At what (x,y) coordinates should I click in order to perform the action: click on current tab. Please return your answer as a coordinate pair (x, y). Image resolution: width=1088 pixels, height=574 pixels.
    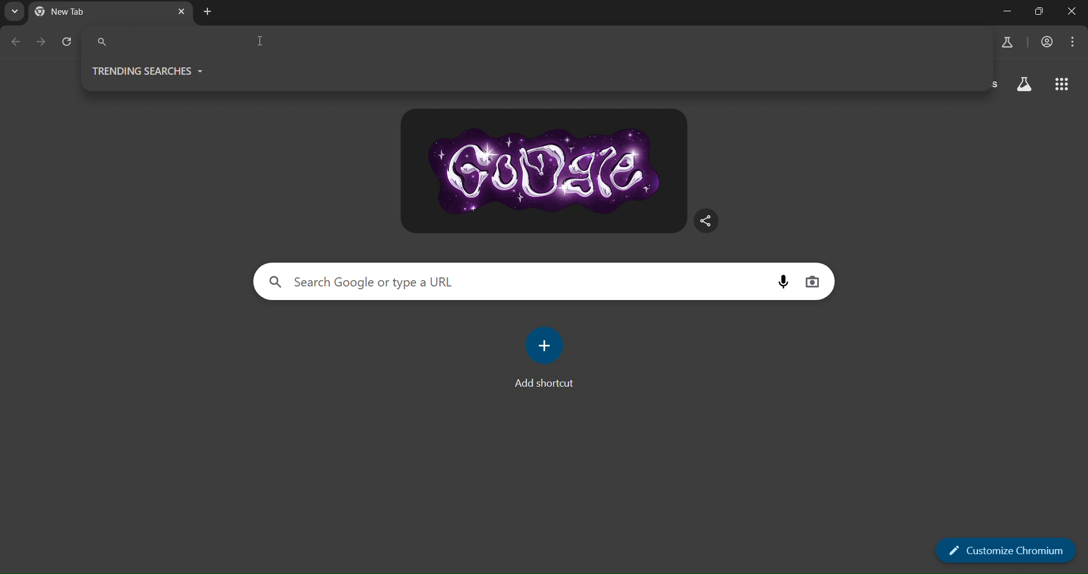
    Looking at the image, I should click on (87, 12).